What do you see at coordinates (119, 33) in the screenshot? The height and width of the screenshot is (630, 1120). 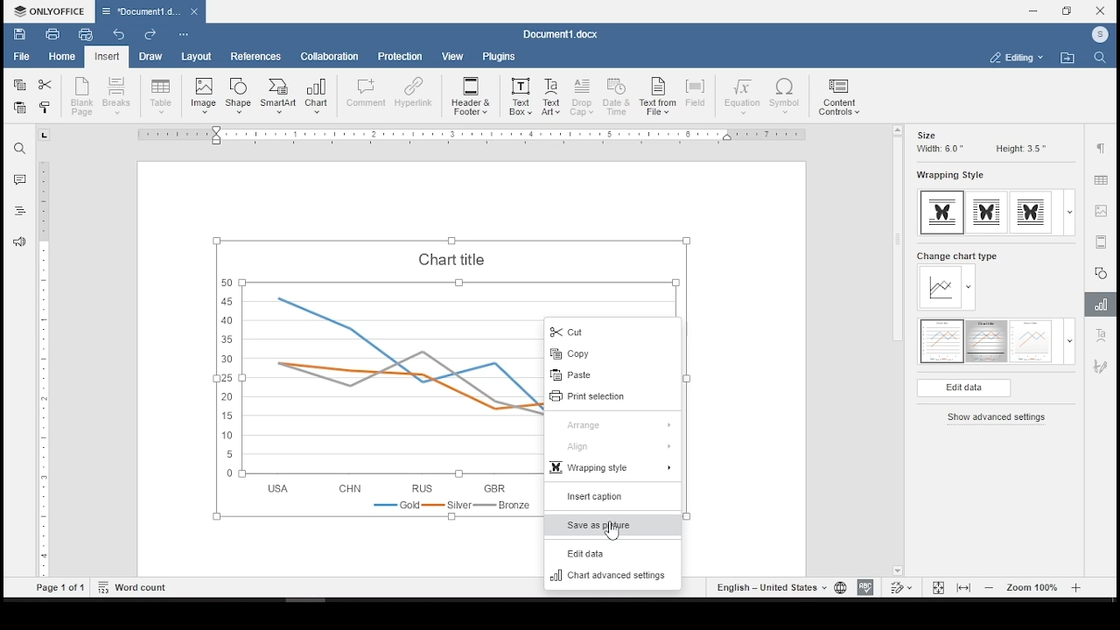 I see `undo` at bounding box center [119, 33].